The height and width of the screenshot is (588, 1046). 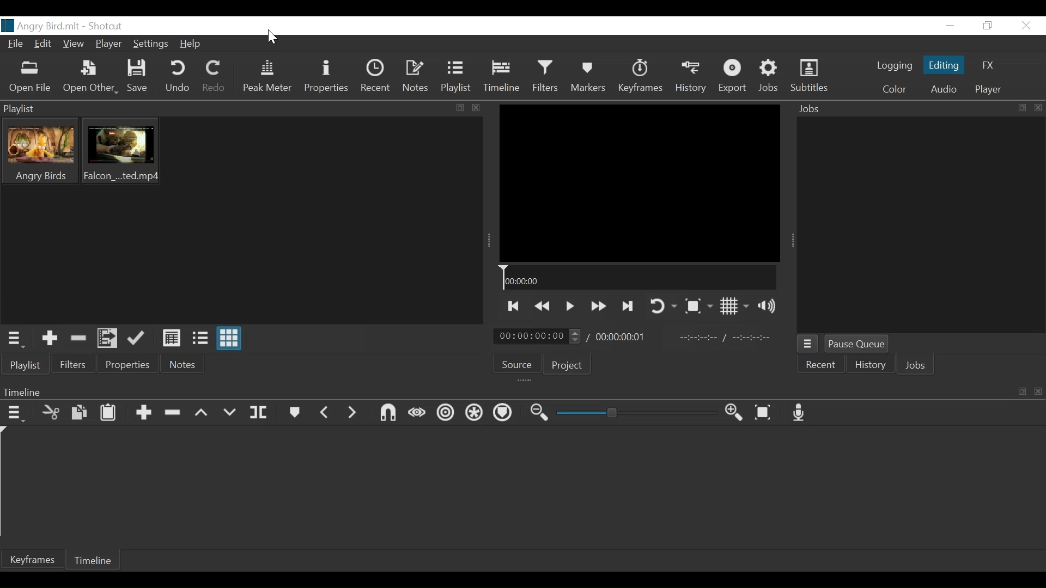 What do you see at coordinates (986, 91) in the screenshot?
I see `Player` at bounding box center [986, 91].